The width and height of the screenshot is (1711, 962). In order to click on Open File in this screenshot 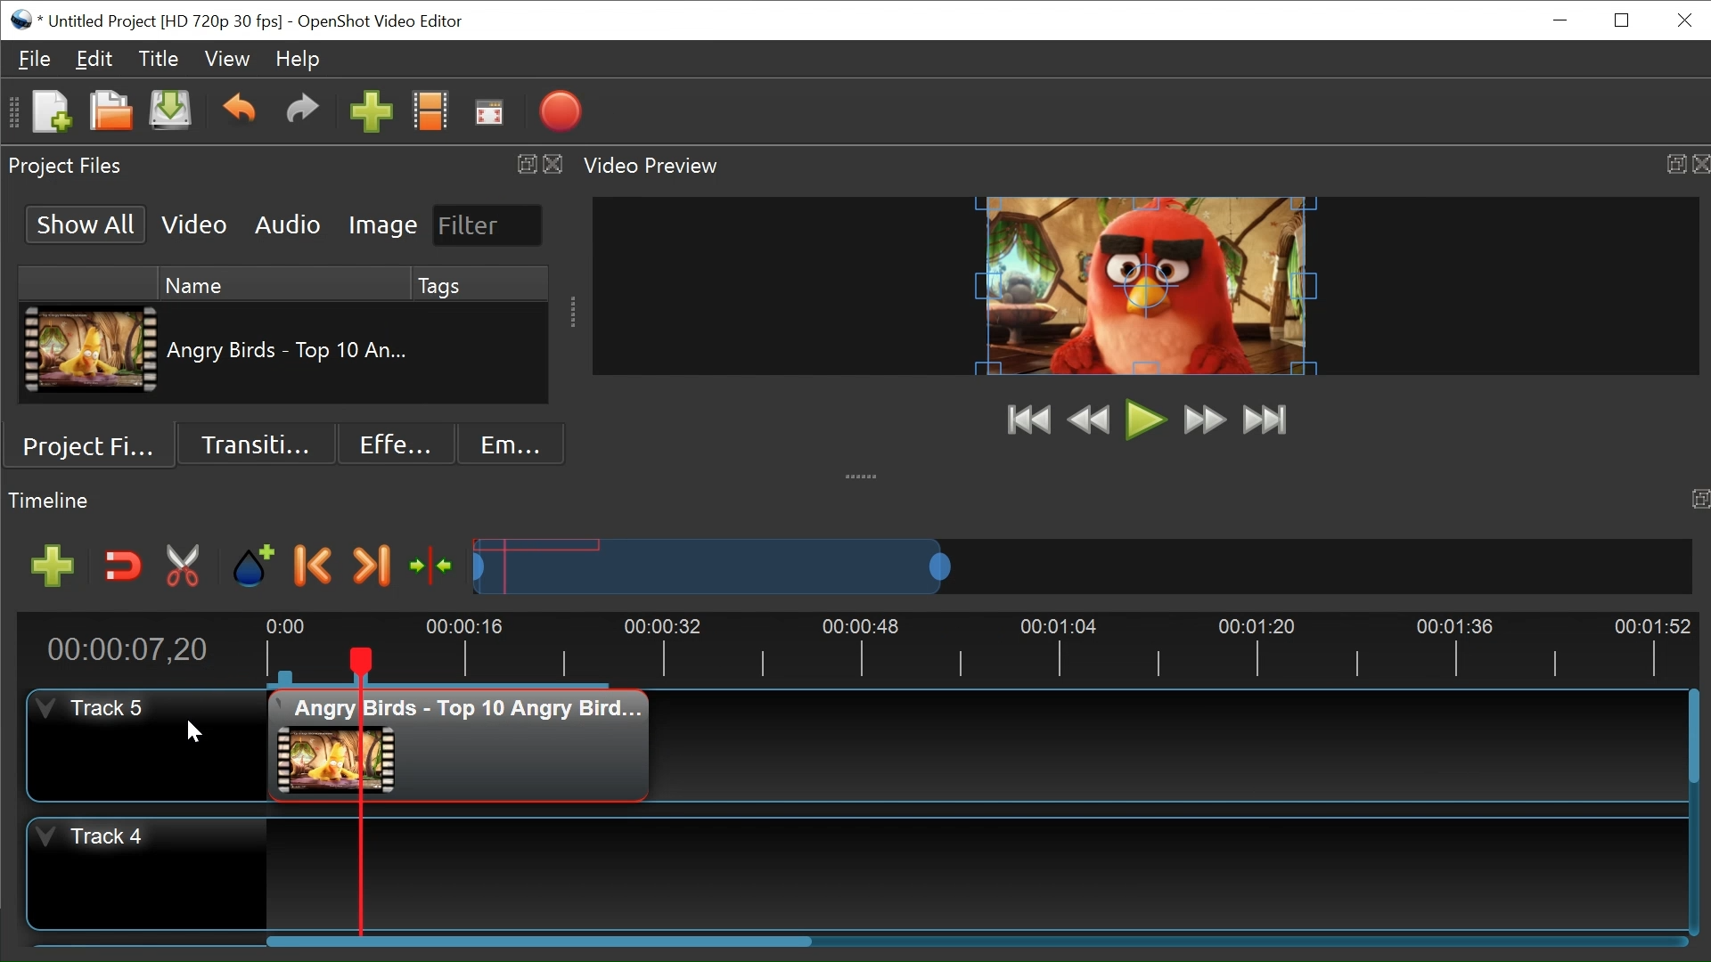, I will do `click(111, 113)`.